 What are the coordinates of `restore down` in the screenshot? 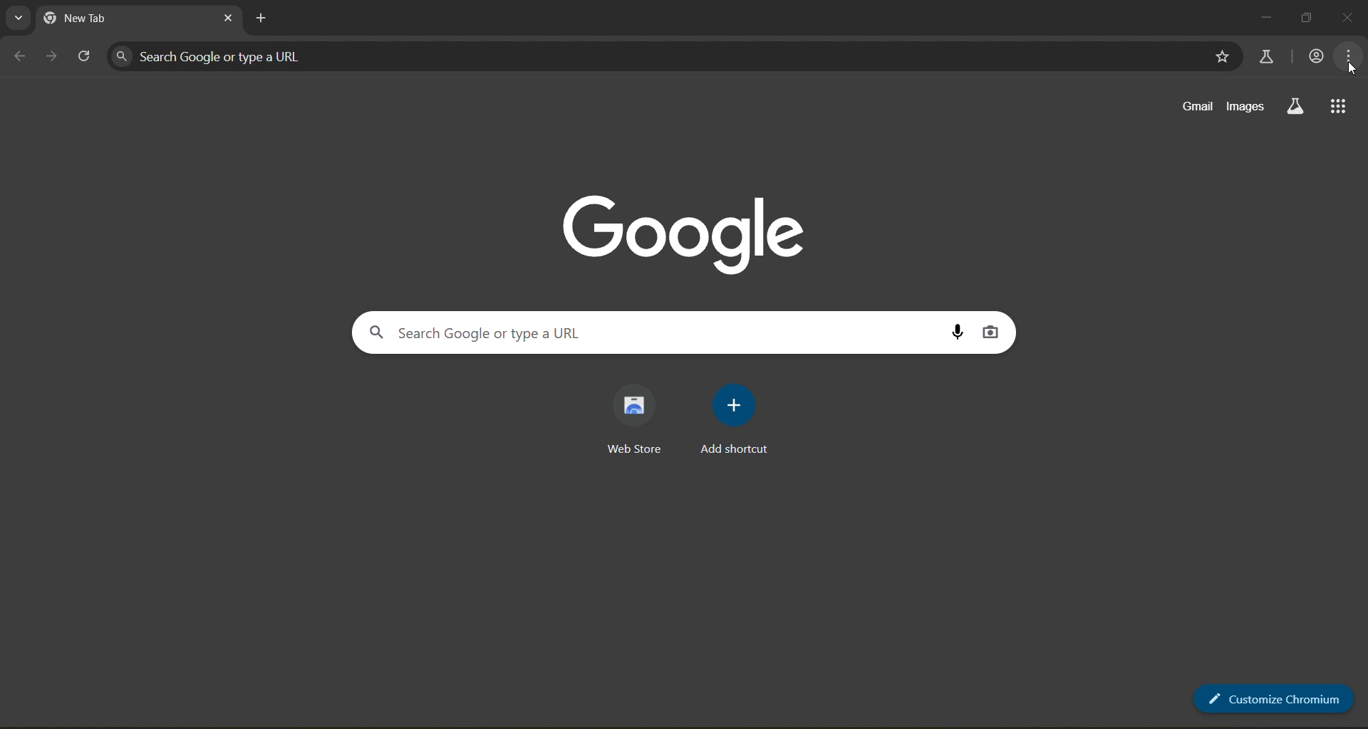 It's located at (1310, 16).